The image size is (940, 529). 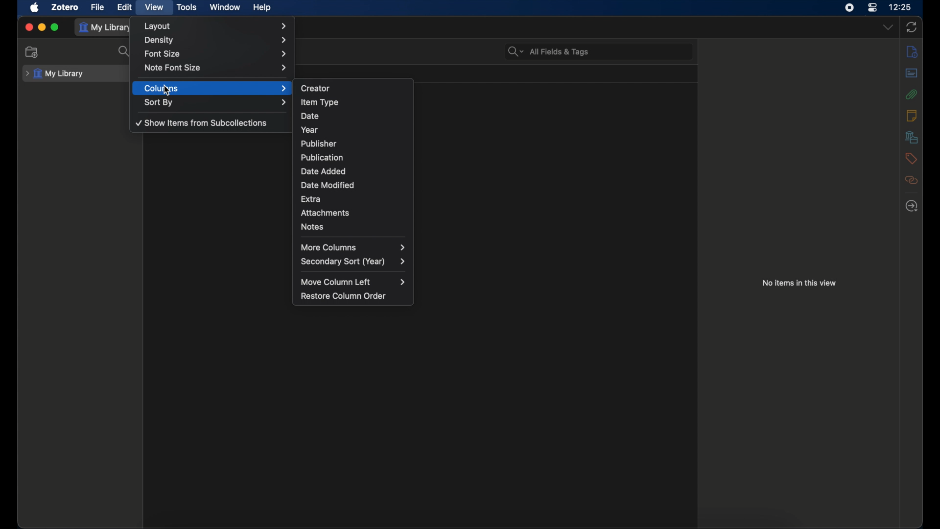 I want to click on extra, so click(x=311, y=199).